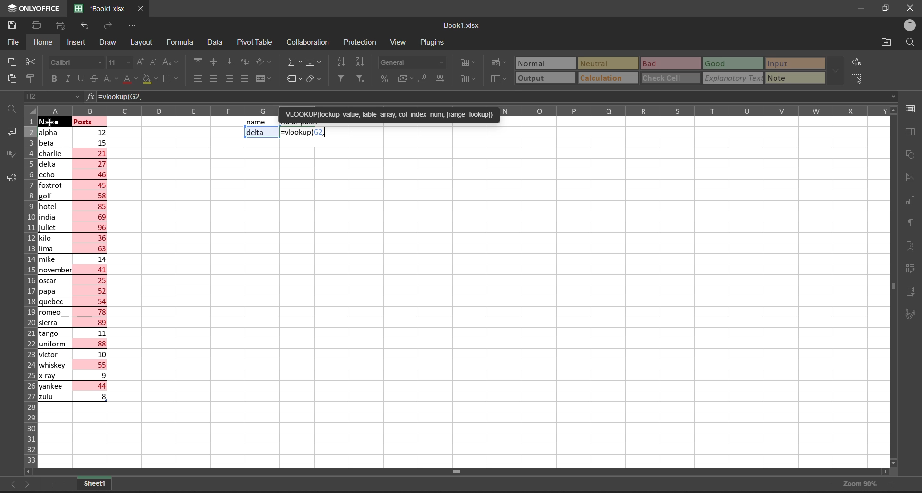 Image resolution: width=922 pixels, height=493 pixels. I want to click on wrap text, so click(248, 63).